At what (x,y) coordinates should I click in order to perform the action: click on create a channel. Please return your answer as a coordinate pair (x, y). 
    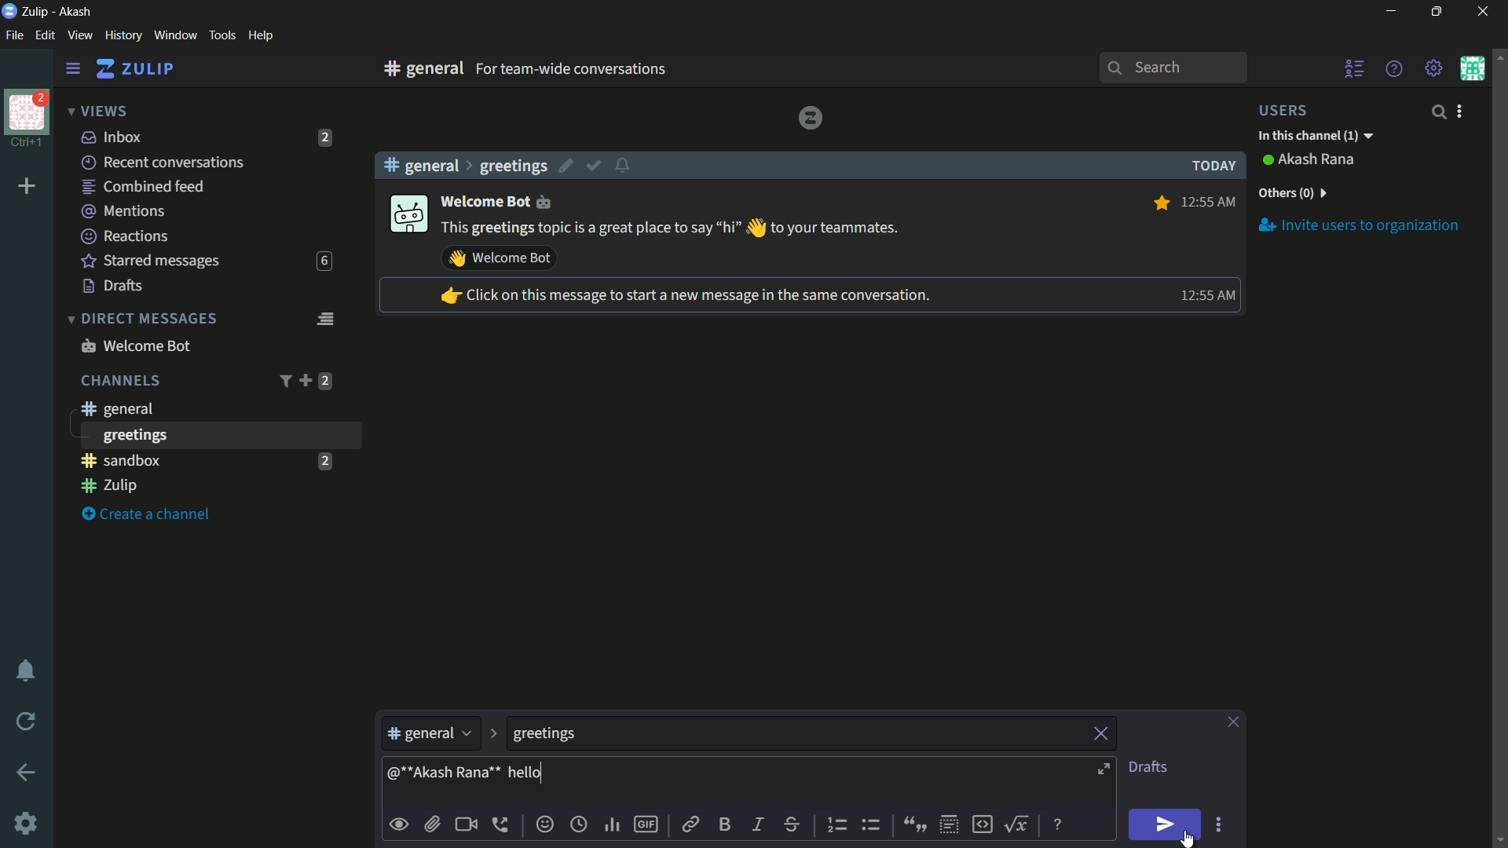
    Looking at the image, I should click on (150, 515).